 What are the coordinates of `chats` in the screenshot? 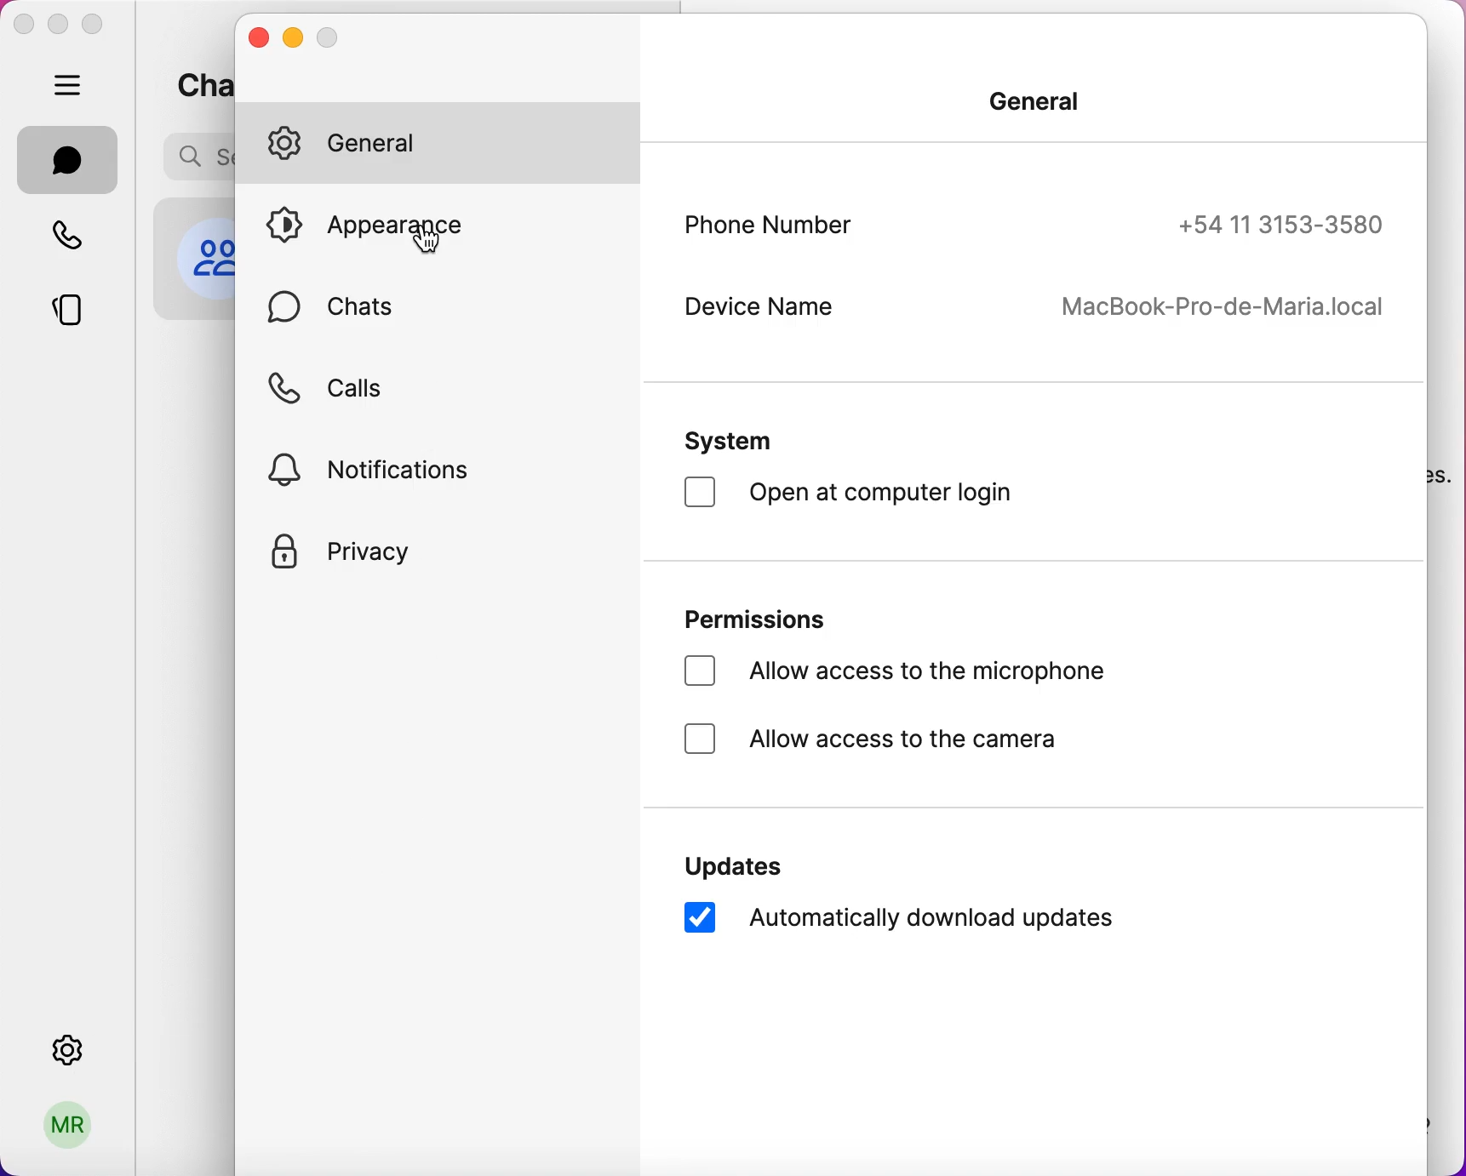 It's located at (64, 157).